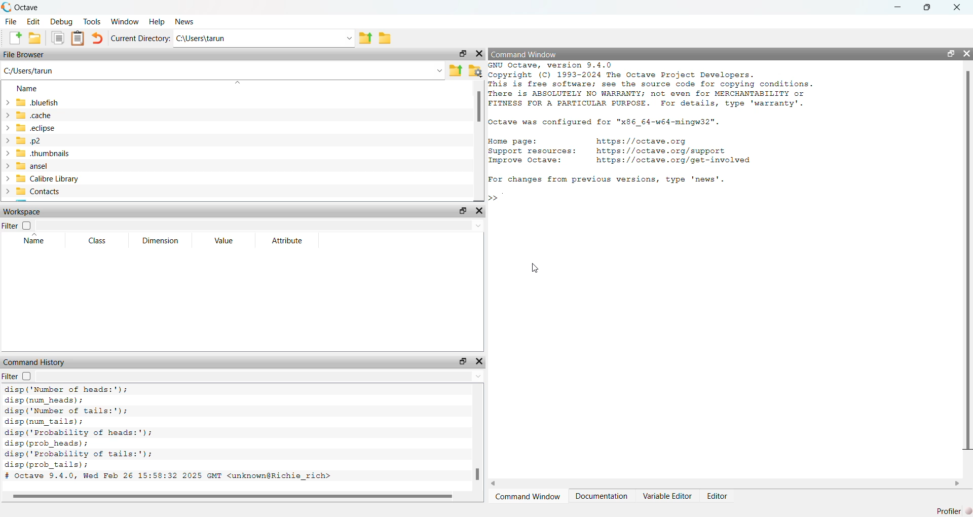 This screenshot has width=973, height=517. I want to click on Name, so click(31, 241).